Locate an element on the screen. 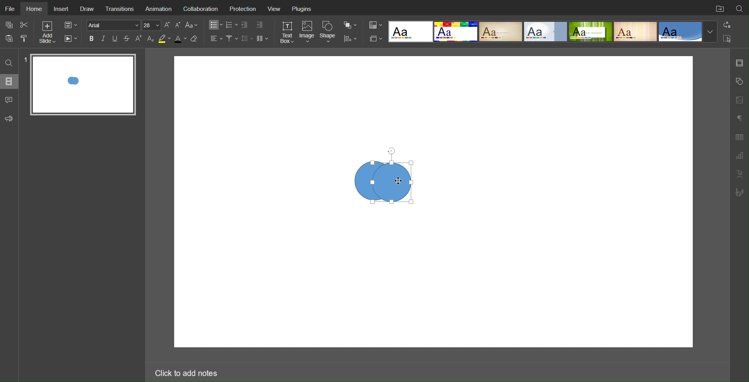 This screenshot has width=749, height=382. Bullet List is located at coordinates (214, 25).